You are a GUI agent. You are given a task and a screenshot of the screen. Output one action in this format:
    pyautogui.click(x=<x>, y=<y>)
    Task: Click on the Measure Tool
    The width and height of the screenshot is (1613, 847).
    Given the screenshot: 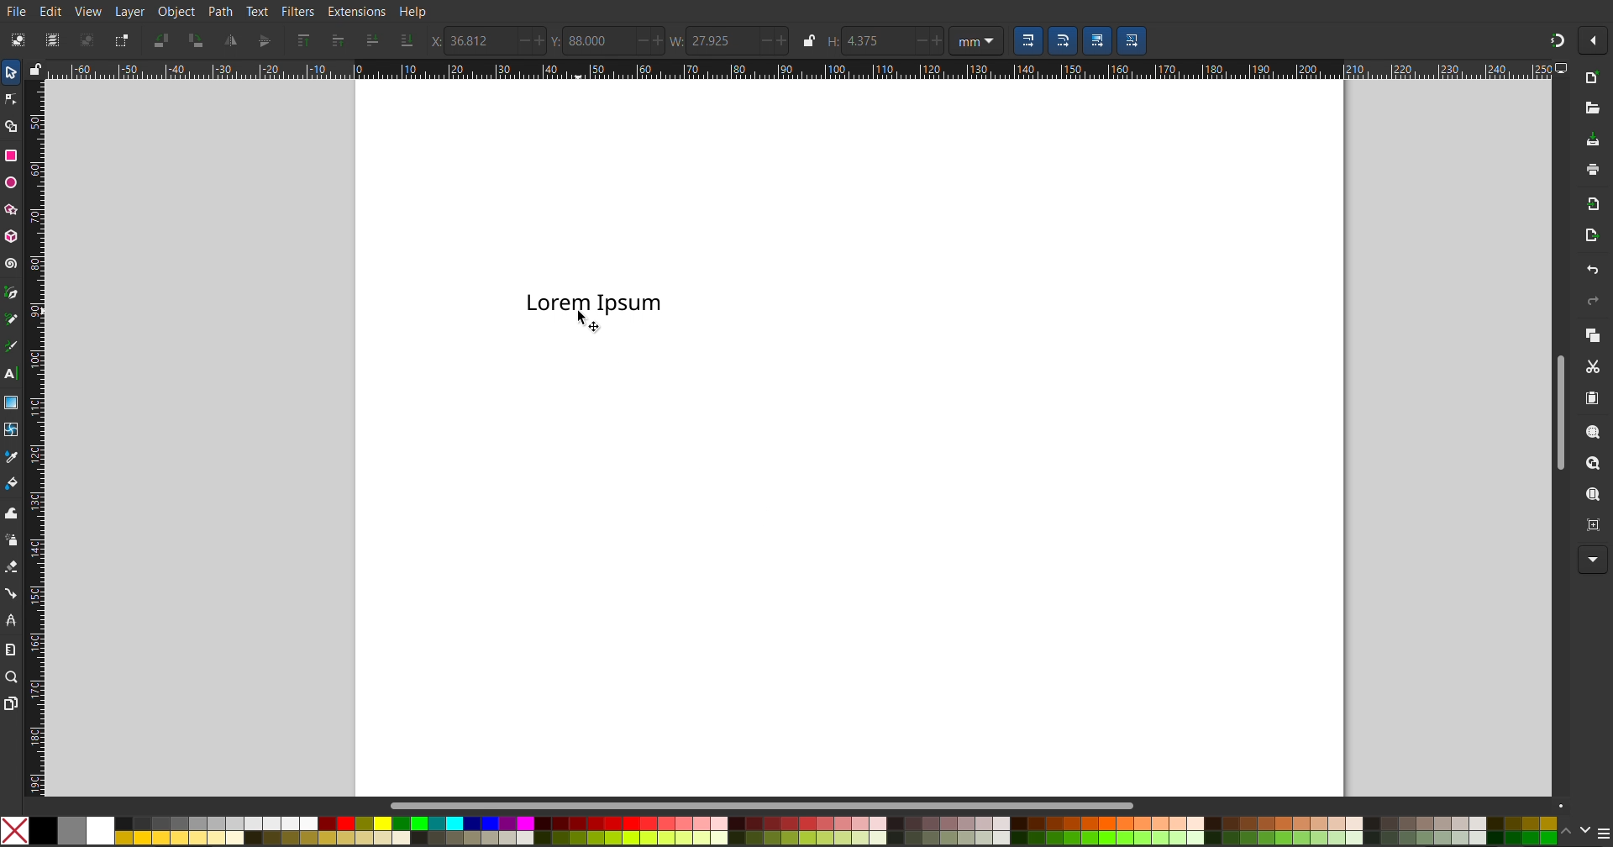 What is the action you would take?
    pyautogui.click(x=12, y=649)
    